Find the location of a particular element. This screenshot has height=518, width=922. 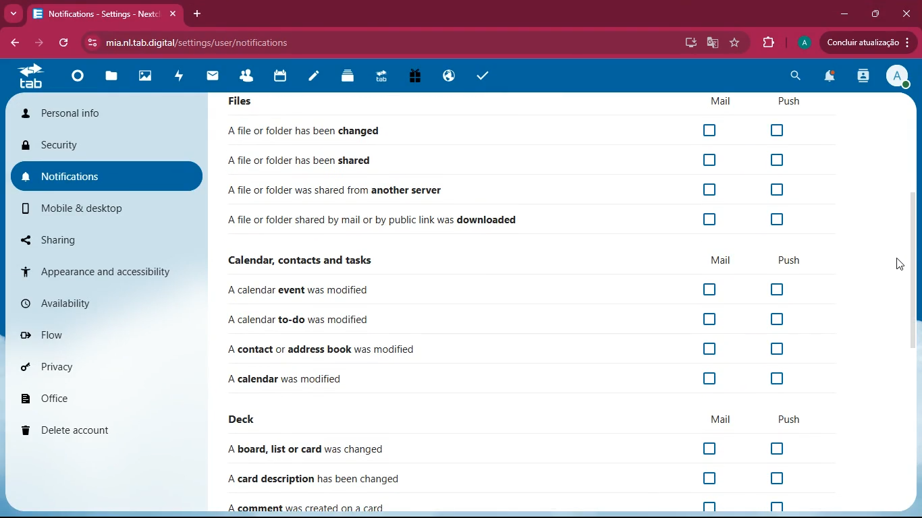

off is located at coordinates (711, 451).